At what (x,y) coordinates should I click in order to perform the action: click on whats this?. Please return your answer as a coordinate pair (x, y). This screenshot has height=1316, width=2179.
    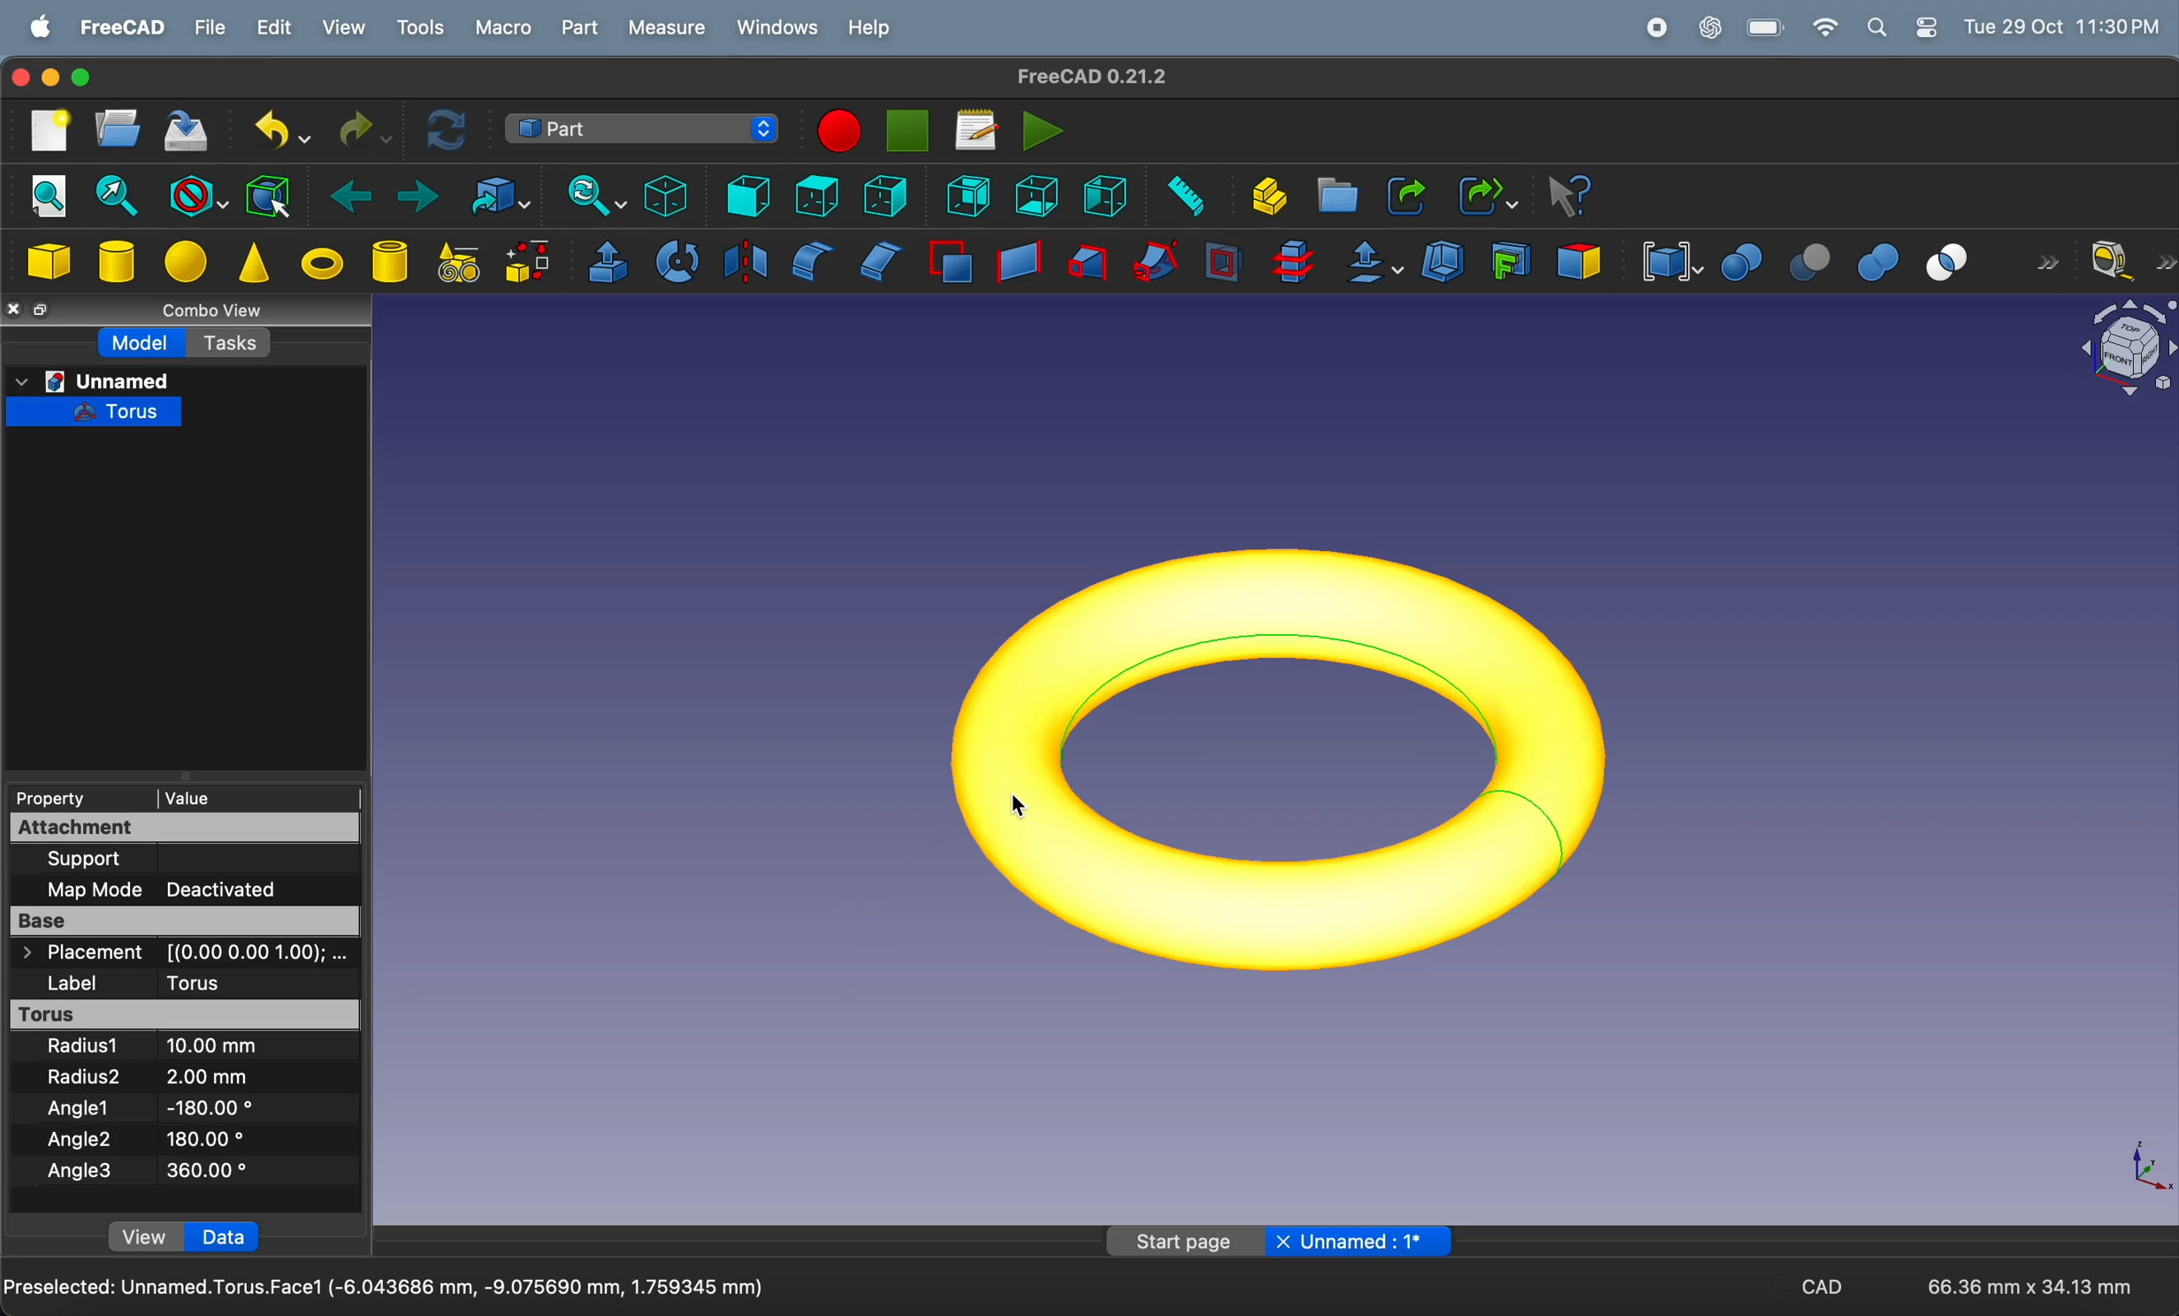
    Looking at the image, I should click on (1570, 195).